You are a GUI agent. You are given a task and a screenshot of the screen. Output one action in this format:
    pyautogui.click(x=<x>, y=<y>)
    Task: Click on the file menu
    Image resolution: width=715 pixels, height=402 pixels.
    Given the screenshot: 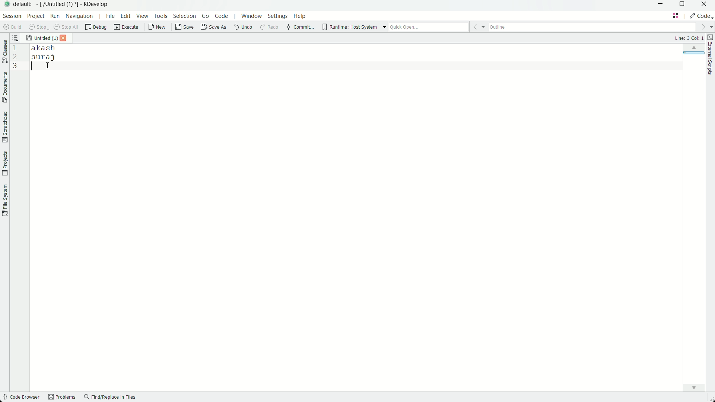 What is the action you would take?
    pyautogui.click(x=110, y=16)
    